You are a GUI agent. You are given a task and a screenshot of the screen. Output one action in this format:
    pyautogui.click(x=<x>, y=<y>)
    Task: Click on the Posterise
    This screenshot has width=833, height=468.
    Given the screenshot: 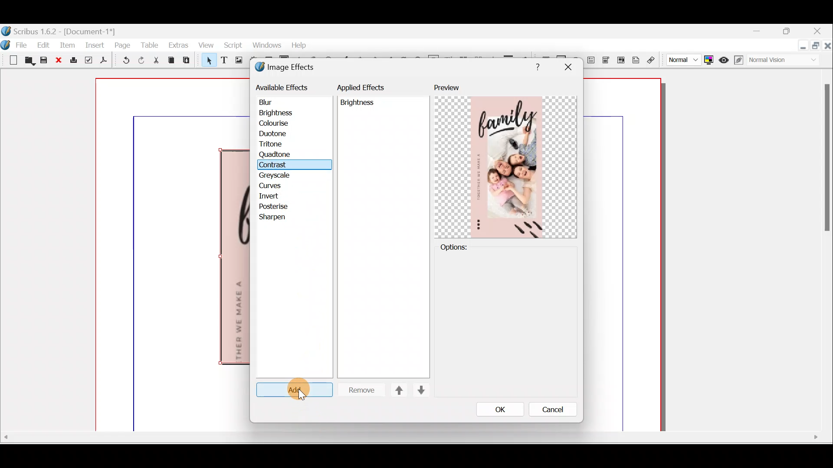 What is the action you would take?
    pyautogui.click(x=279, y=206)
    